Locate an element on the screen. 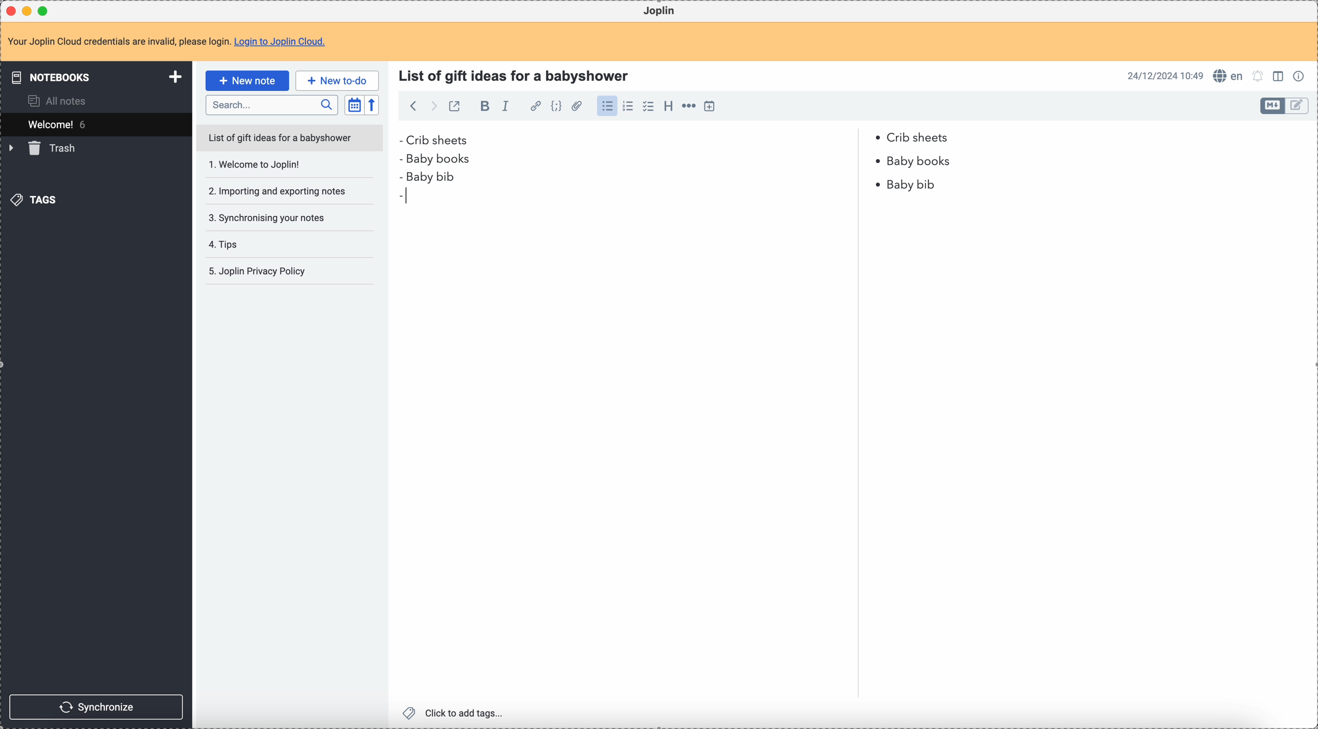  checklist is located at coordinates (648, 107).